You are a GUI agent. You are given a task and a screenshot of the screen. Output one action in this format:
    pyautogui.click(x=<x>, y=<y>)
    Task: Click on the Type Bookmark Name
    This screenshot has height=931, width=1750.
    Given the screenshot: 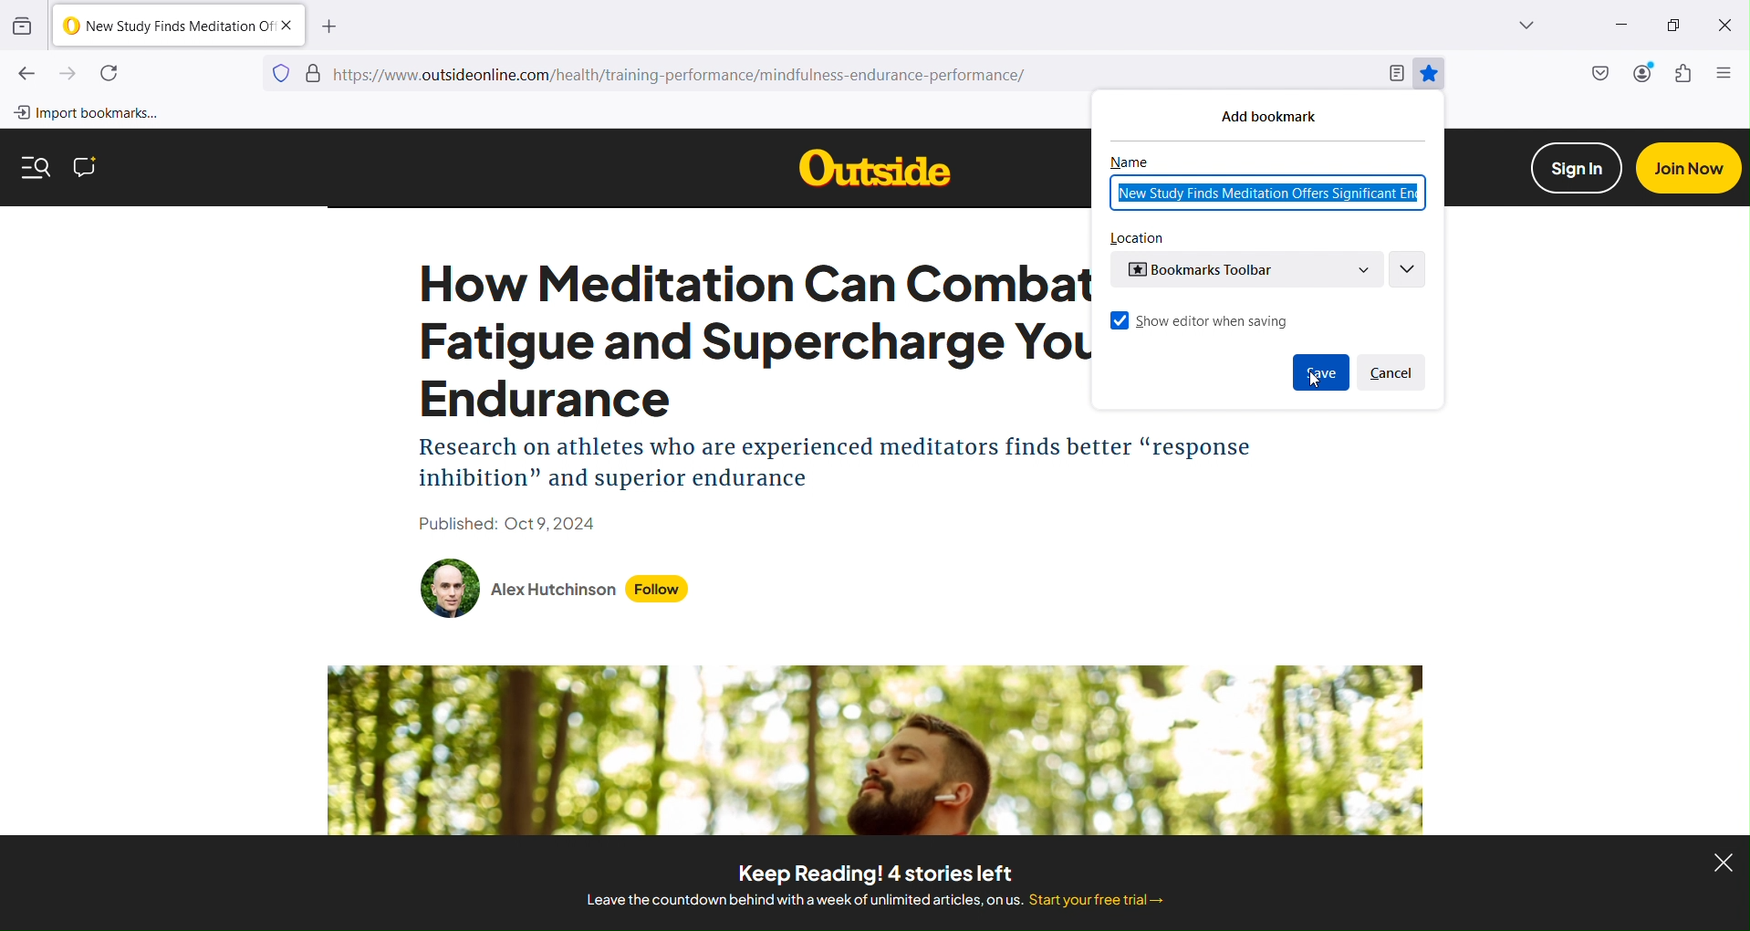 What is the action you would take?
    pyautogui.click(x=1266, y=193)
    